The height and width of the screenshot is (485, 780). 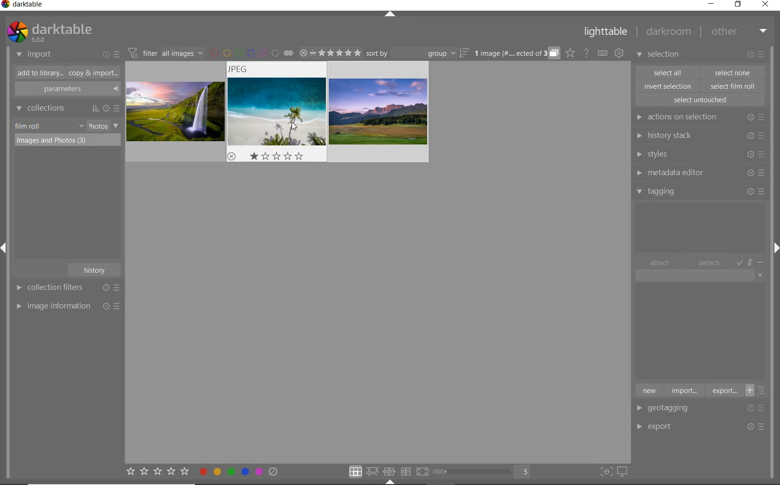 What do you see at coordinates (67, 306) in the screenshot?
I see `image information` at bounding box center [67, 306].